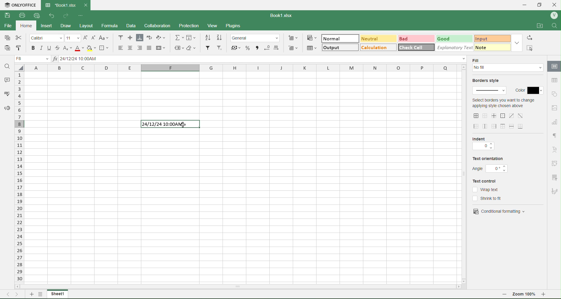 This screenshot has width=561, height=299. What do you see at coordinates (486, 189) in the screenshot?
I see `wrap text` at bounding box center [486, 189].